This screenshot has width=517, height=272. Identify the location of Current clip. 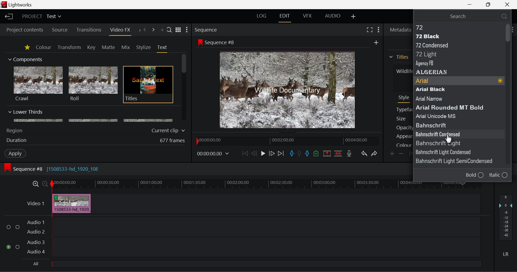
(169, 131).